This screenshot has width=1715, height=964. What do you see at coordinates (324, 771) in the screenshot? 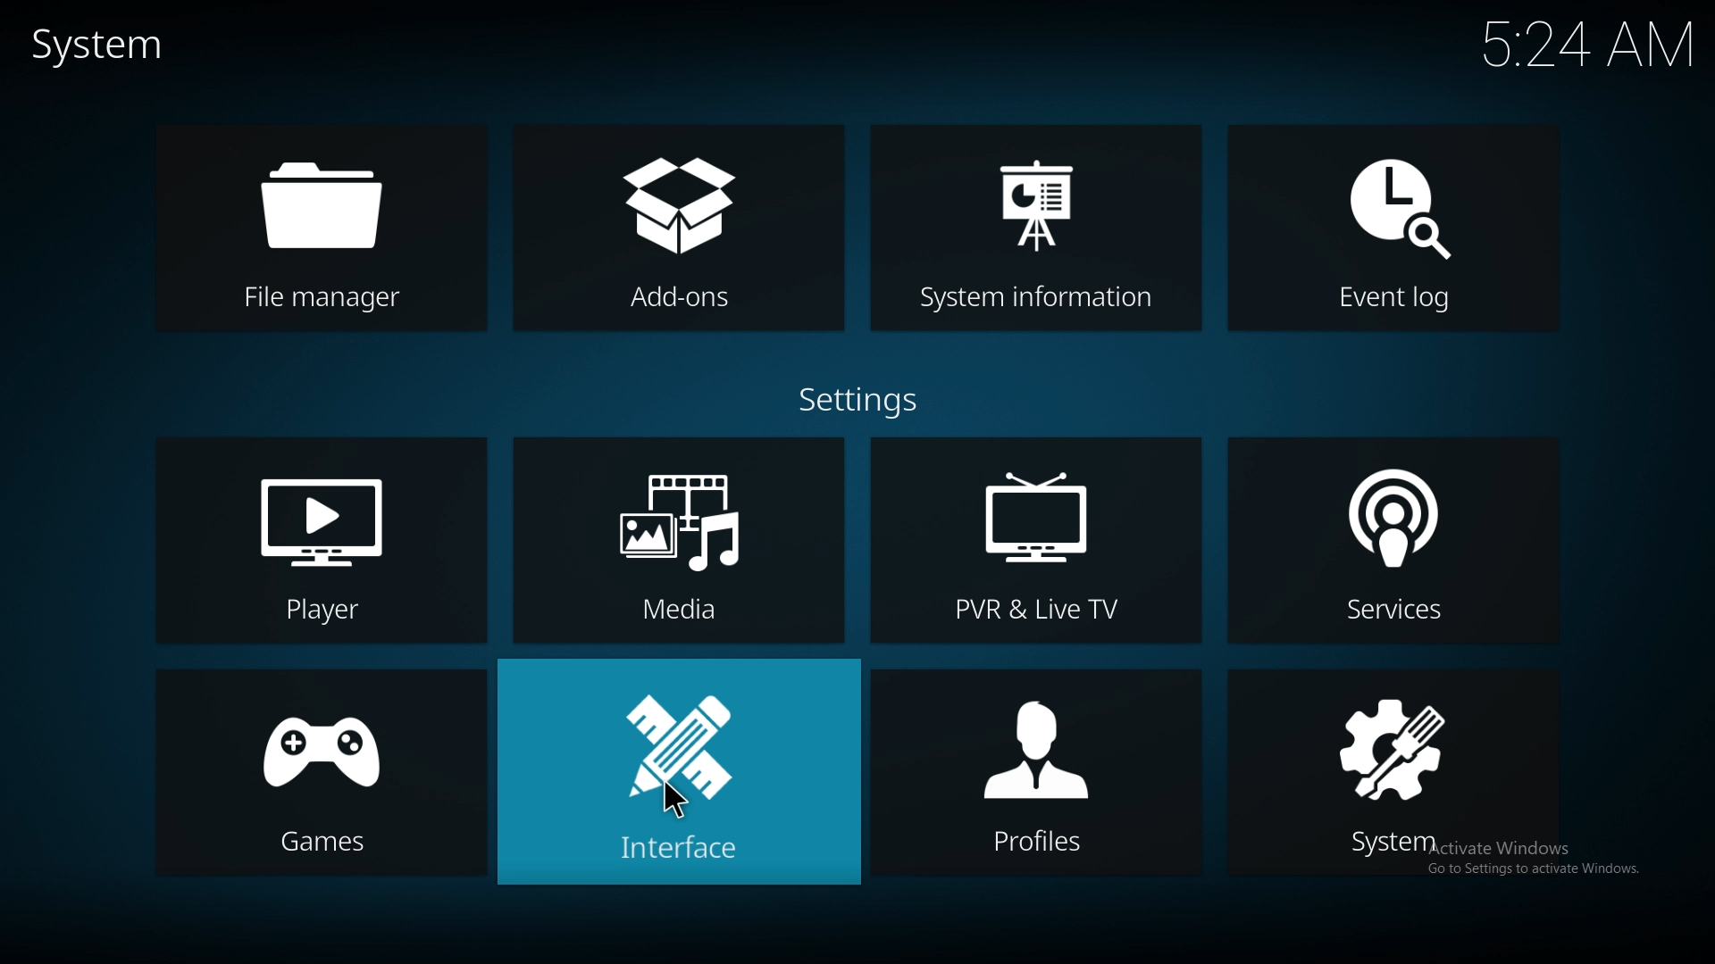
I see `games` at bounding box center [324, 771].